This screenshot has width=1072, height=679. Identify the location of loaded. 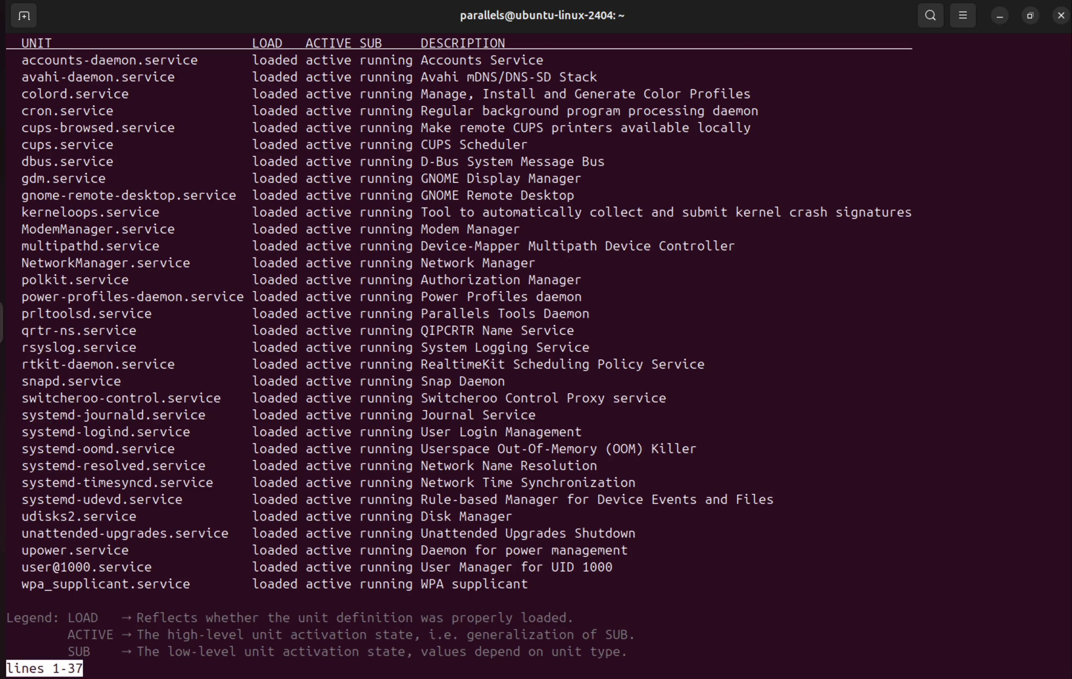
(273, 347).